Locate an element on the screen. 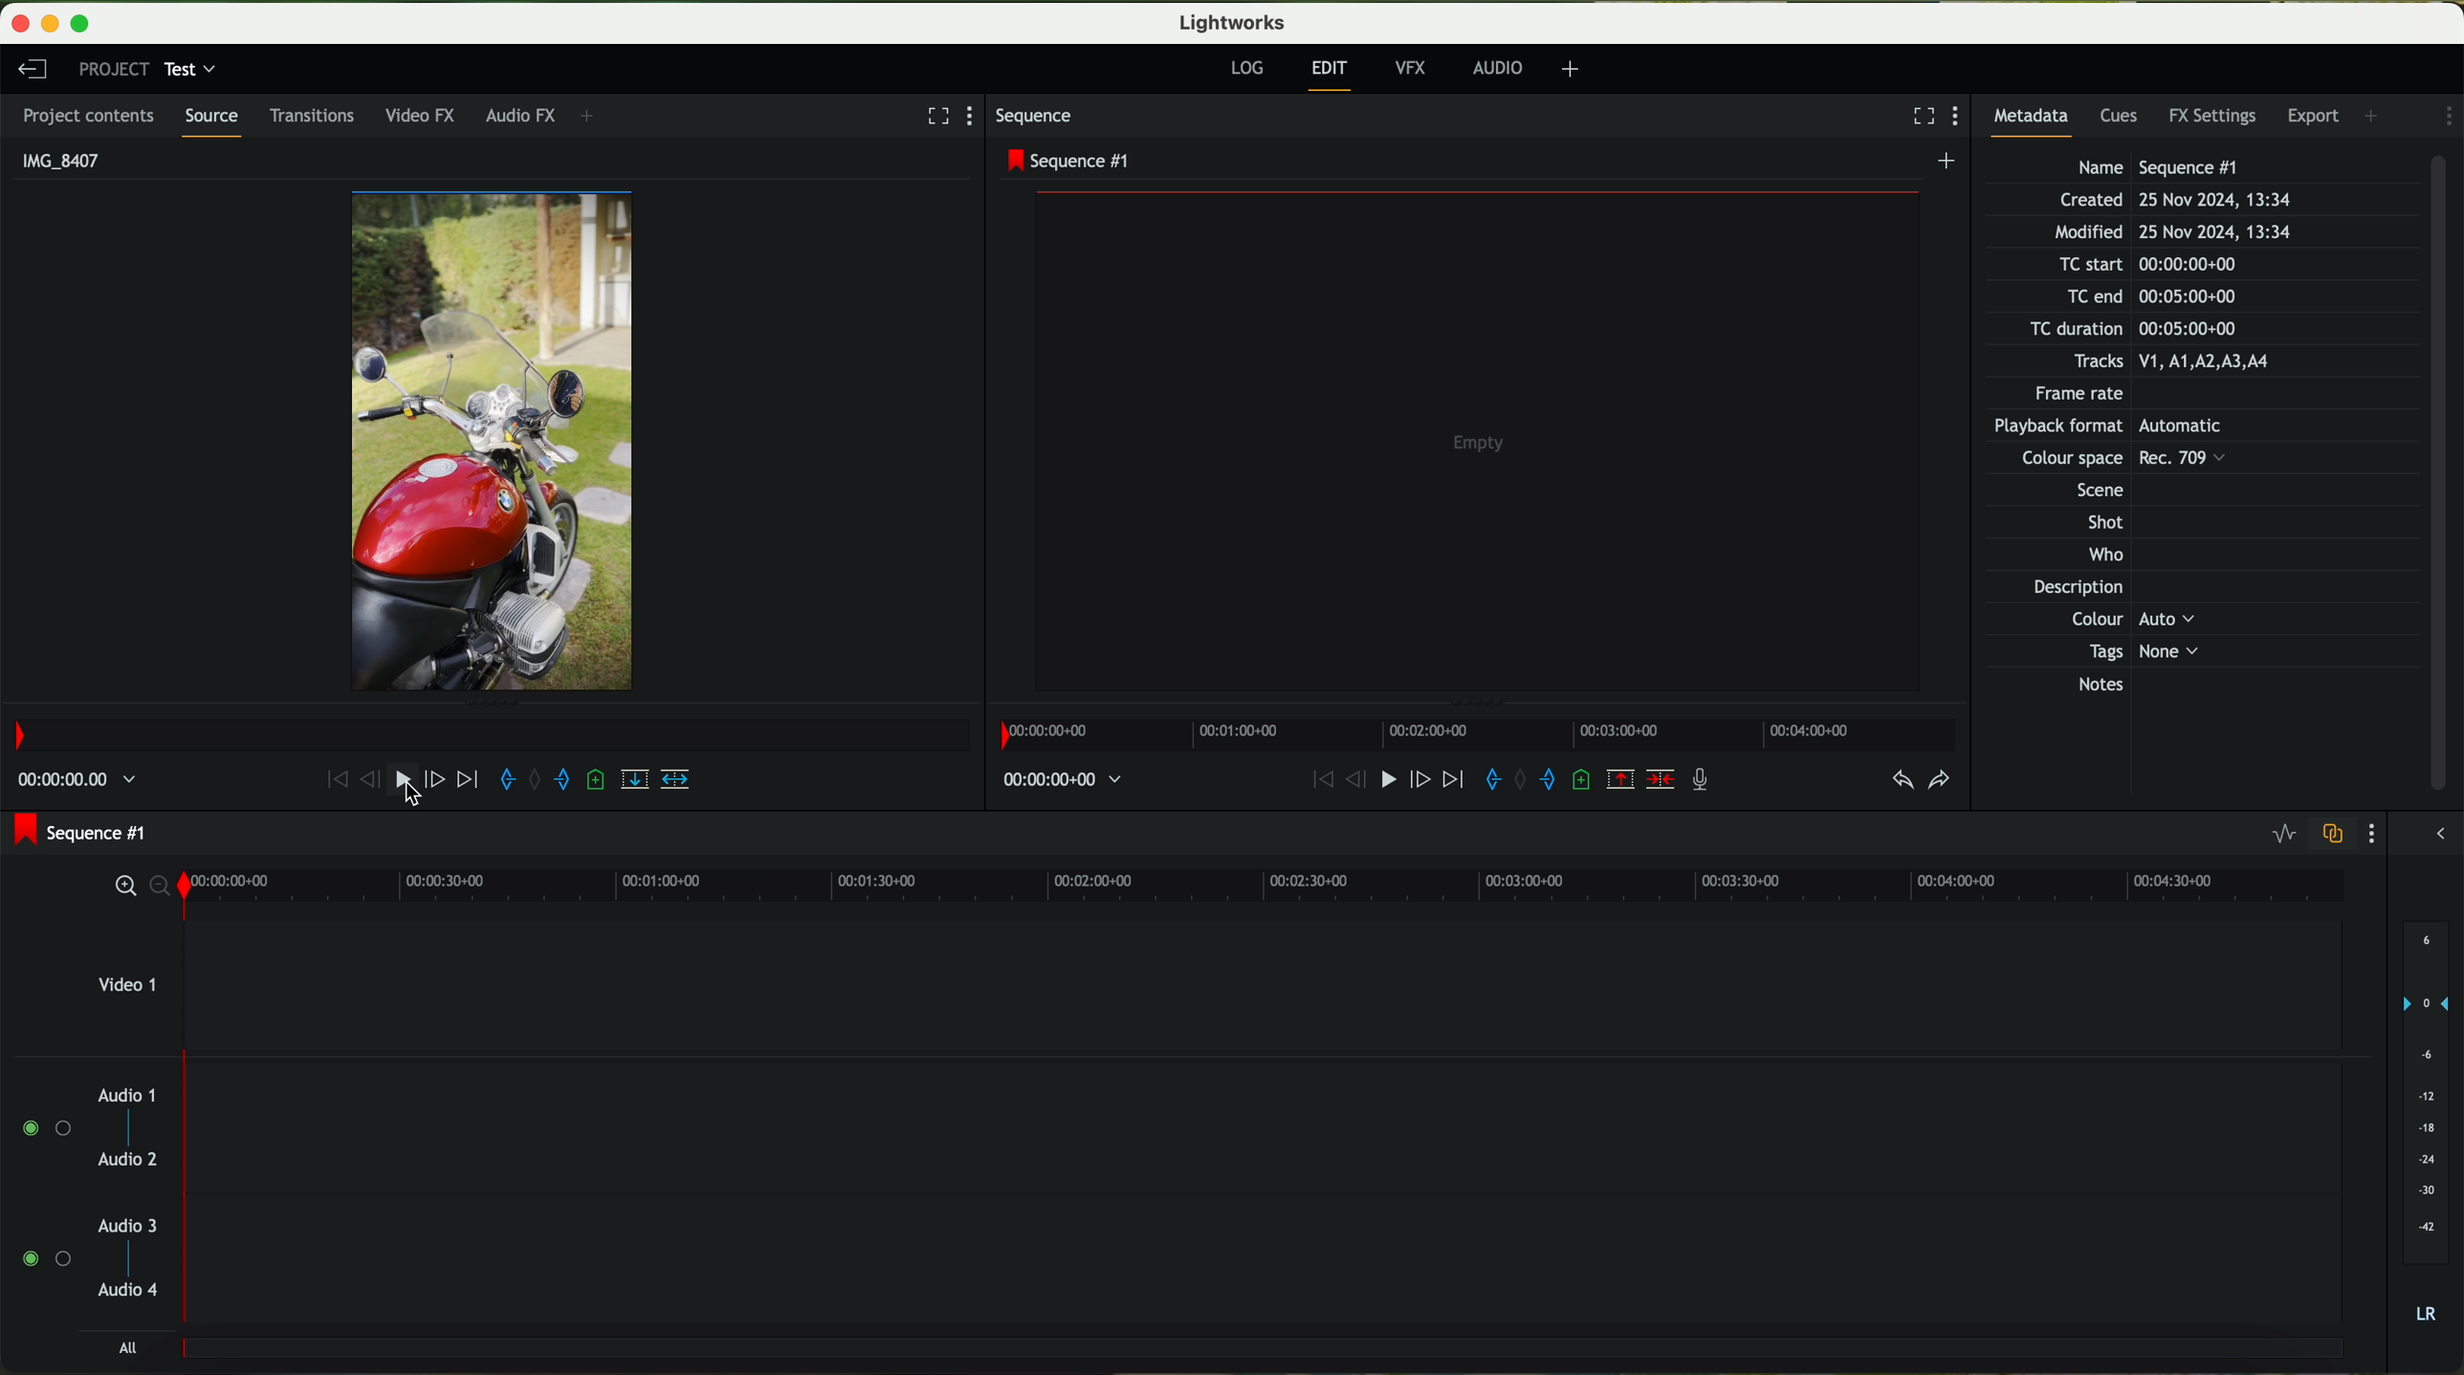 Image resolution: width=2464 pixels, height=1375 pixels. video preview is located at coordinates (1478, 439).